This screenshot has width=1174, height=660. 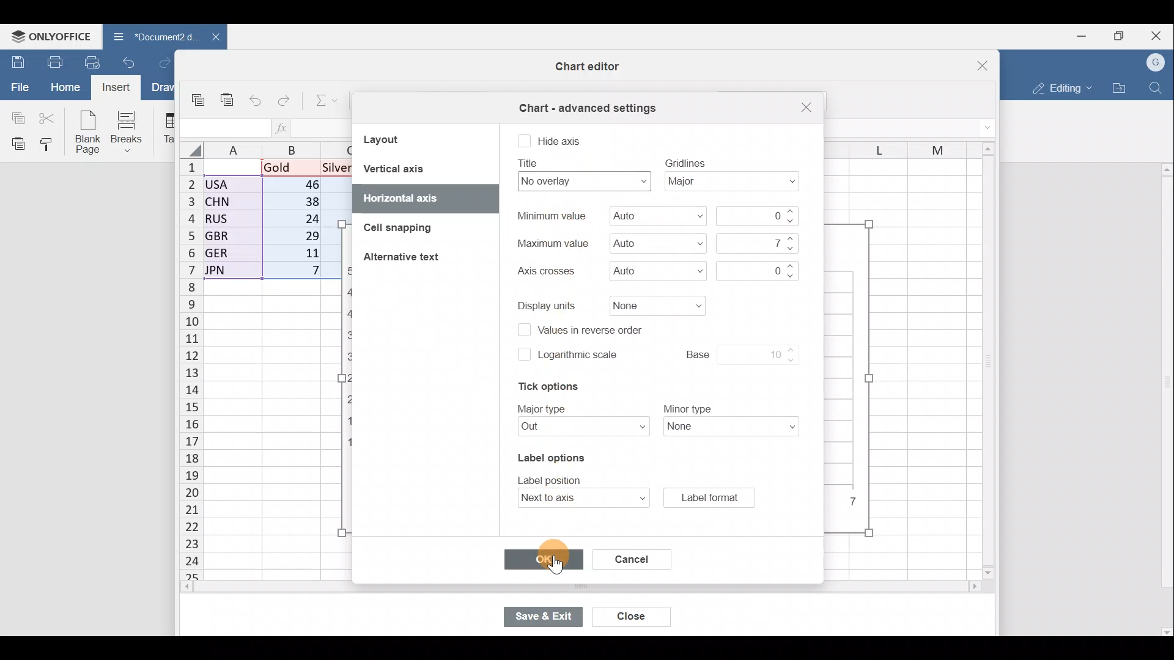 I want to click on Copy, so click(x=199, y=95).